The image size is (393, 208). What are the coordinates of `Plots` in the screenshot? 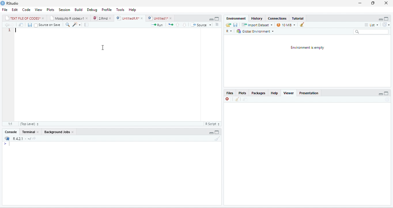 It's located at (50, 9).